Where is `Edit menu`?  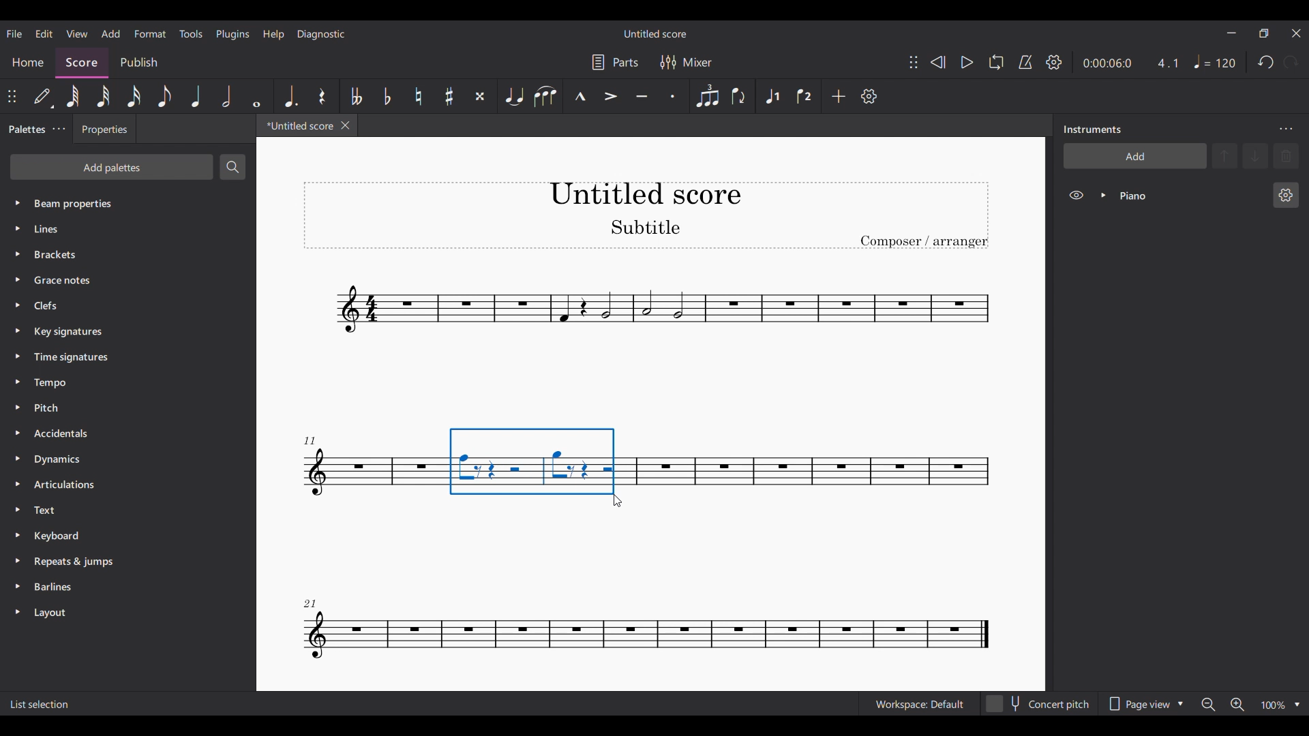 Edit menu is located at coordinates (44, 33).